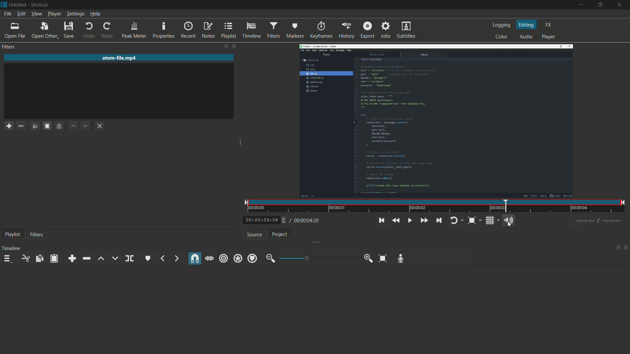  Describe the element at coordinates (409, 221) in the screenshot. I see `toggle play or pause` at that location.